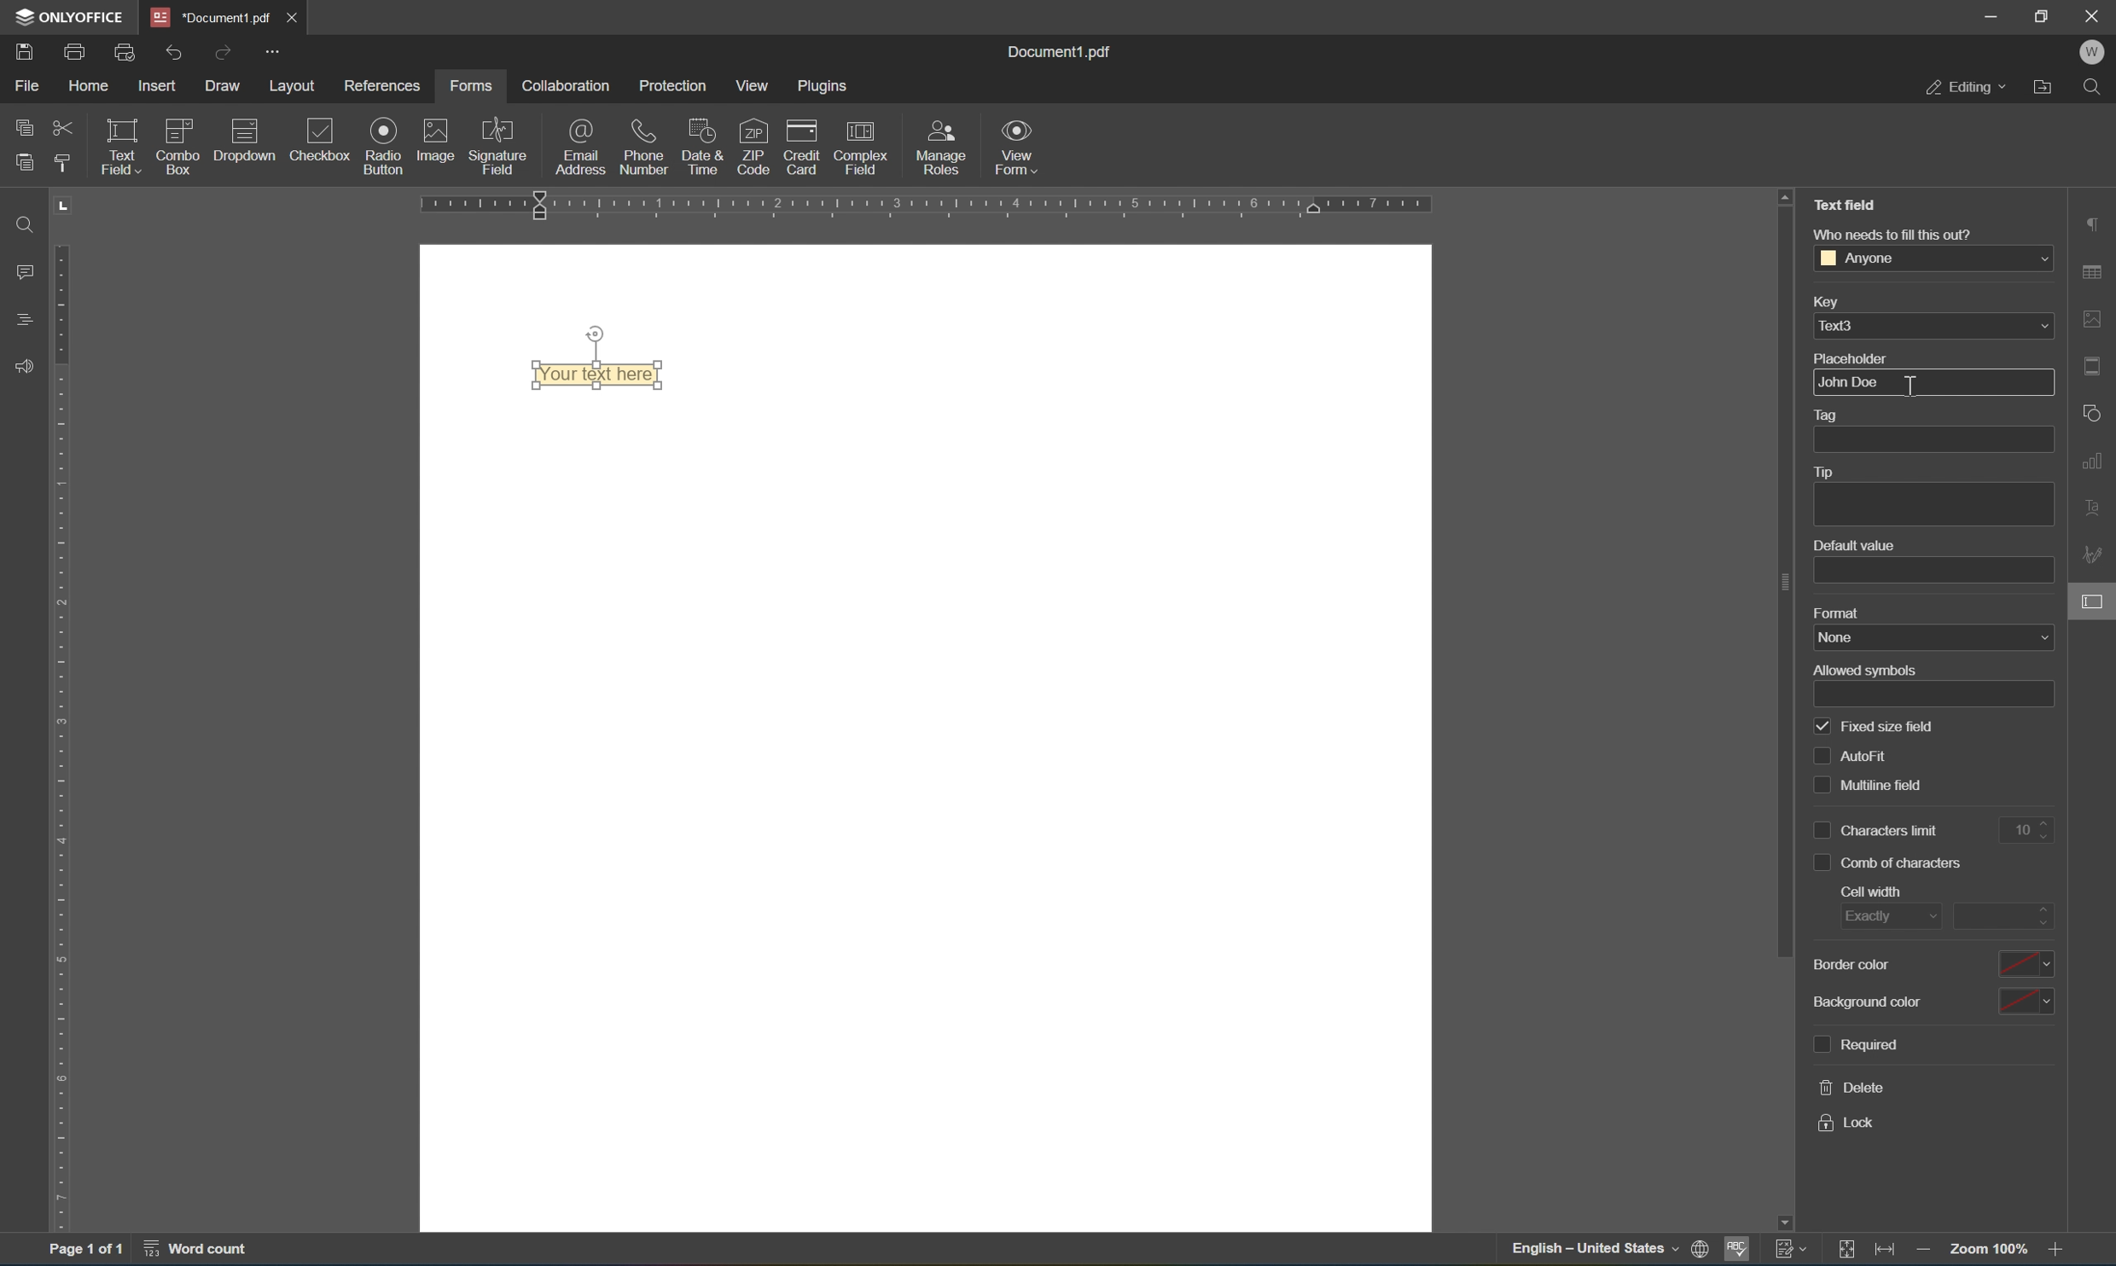 The image size is (2116, 1266). What do you see at coordinates (1058, 55) in the screenshot?
I see `document1.pdf` at bounding box center [1058, 55].